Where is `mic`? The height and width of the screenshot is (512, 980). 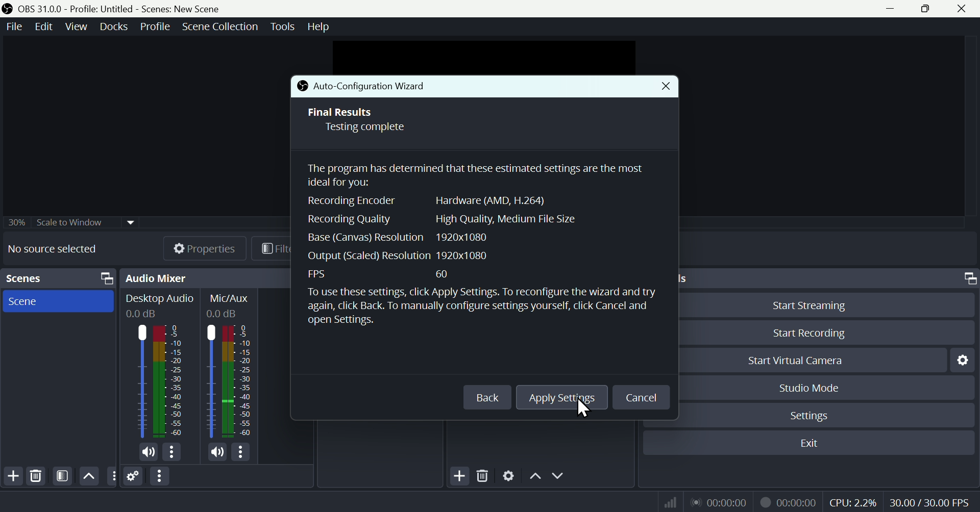
mic is located at coordinates (149, 452).